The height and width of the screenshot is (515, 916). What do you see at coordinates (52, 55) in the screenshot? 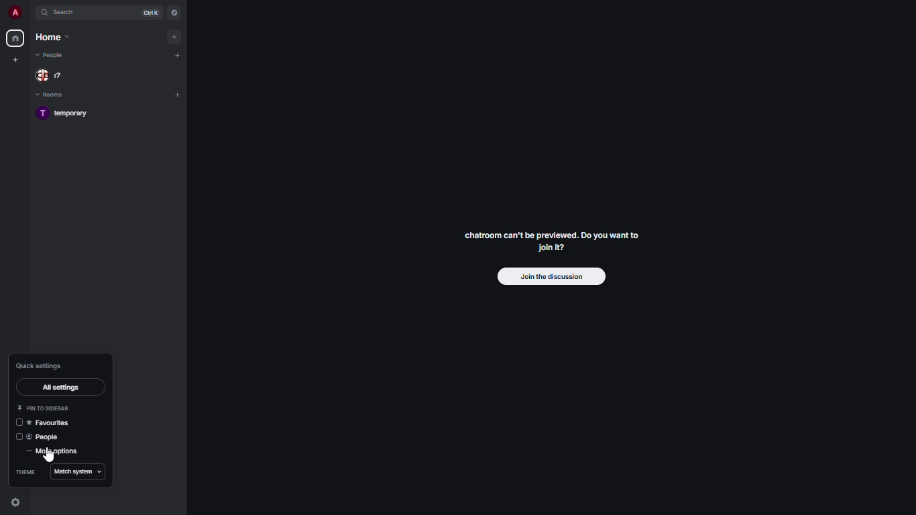
I see `people` at bounding box center [52, 55].